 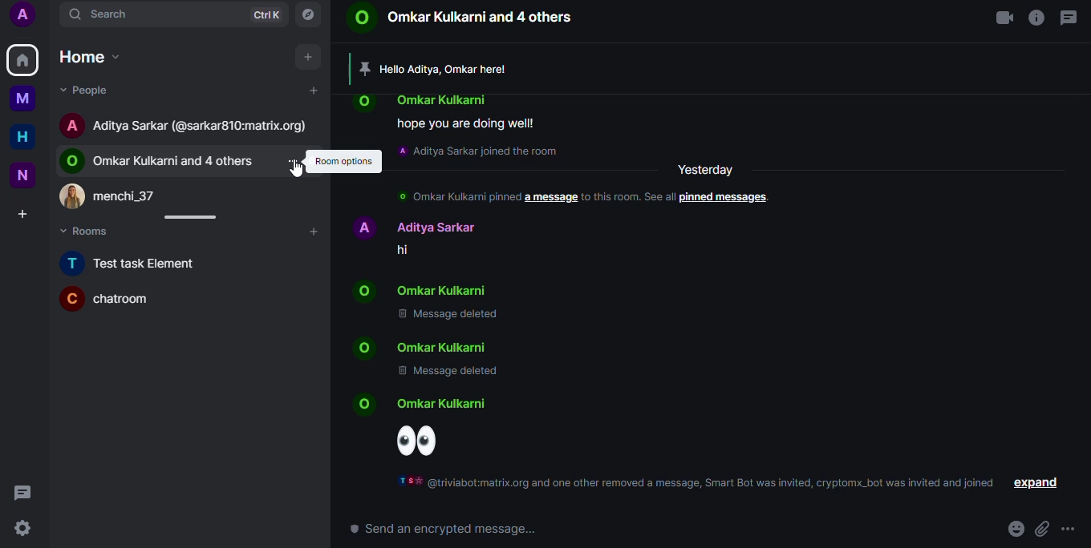 What do you see at coordinates (1041, 530) in the screenshot?
I see `attach` at bounding box center [1041, 530].